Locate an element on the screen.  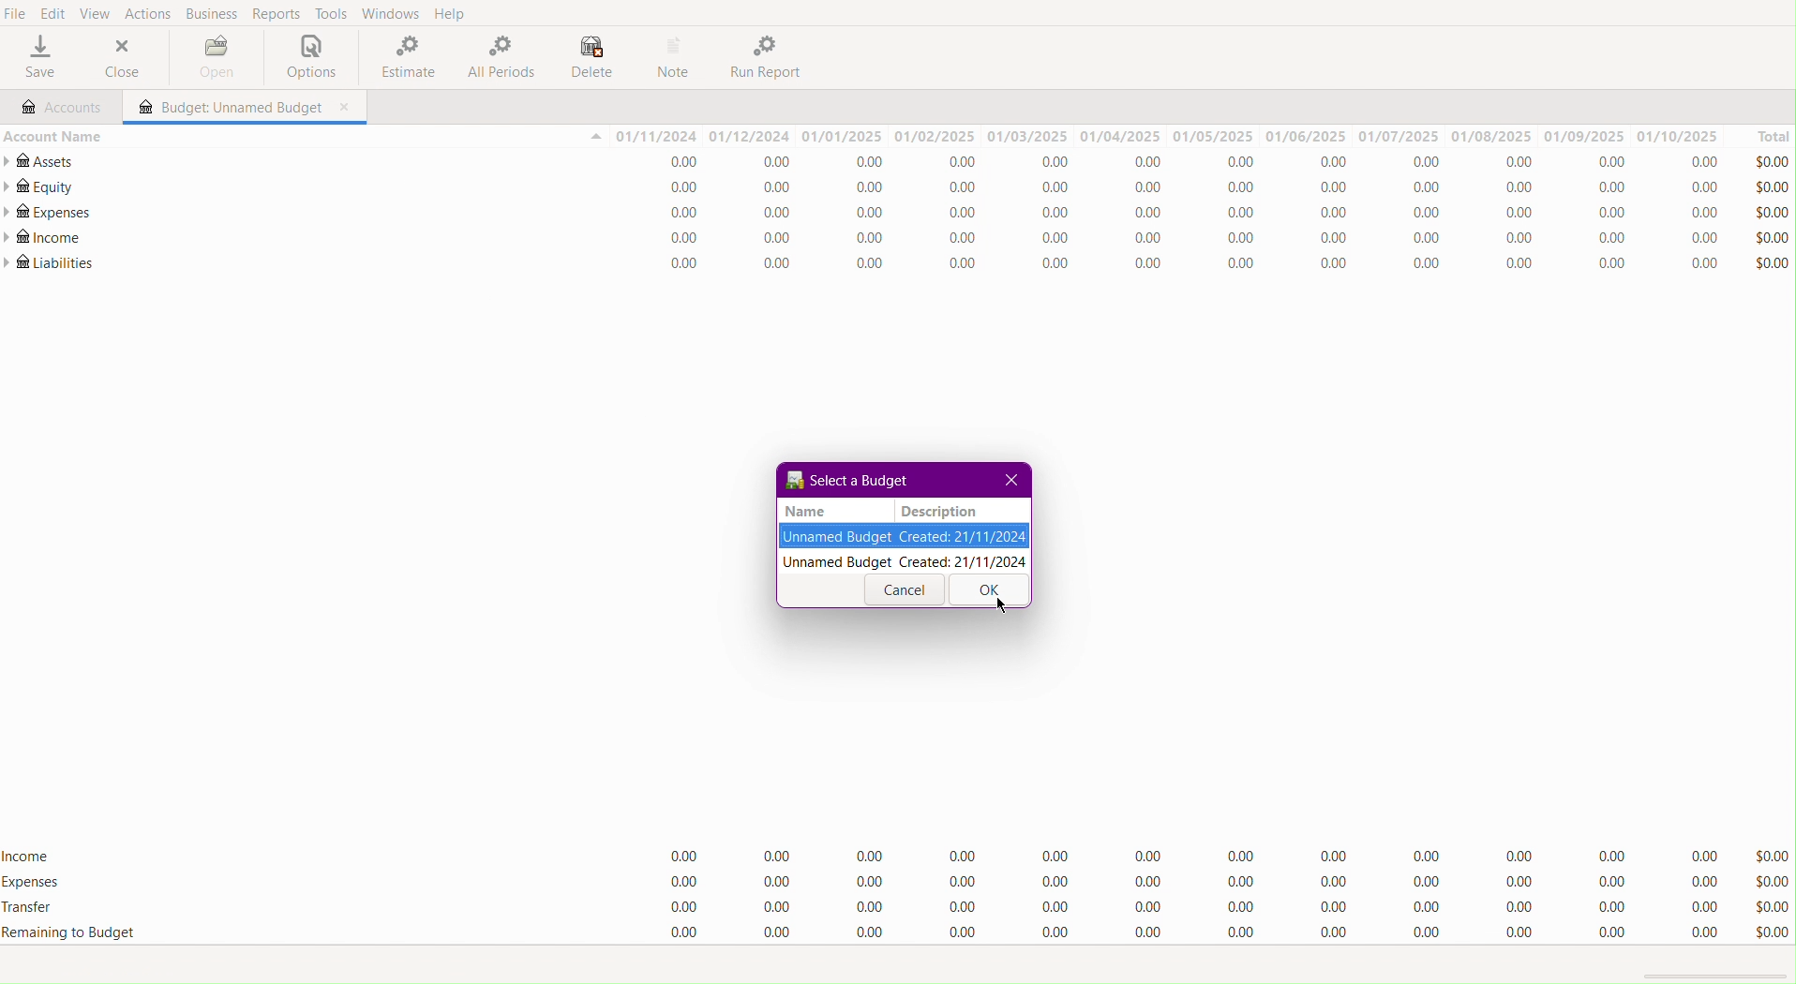
Equity Values is located at coordinates (1195, 189).